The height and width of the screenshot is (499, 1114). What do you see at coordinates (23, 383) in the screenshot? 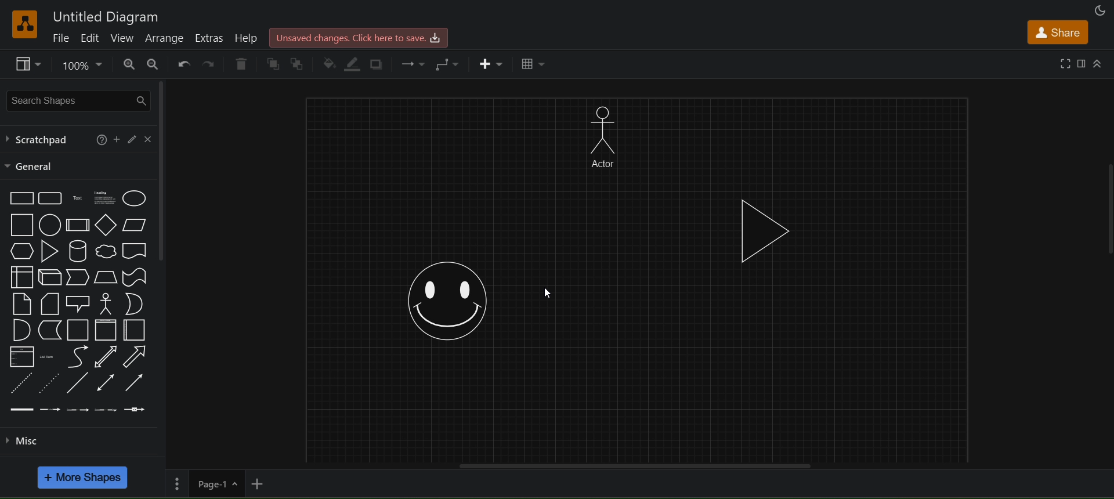
I see `dashed line` at bounding box center [23, 383].